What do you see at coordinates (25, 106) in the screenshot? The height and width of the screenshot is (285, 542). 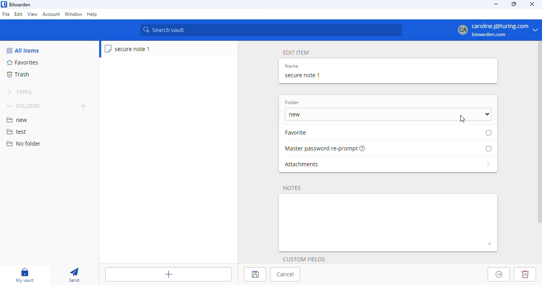 I see `folders` at bounding box center [25, 106].